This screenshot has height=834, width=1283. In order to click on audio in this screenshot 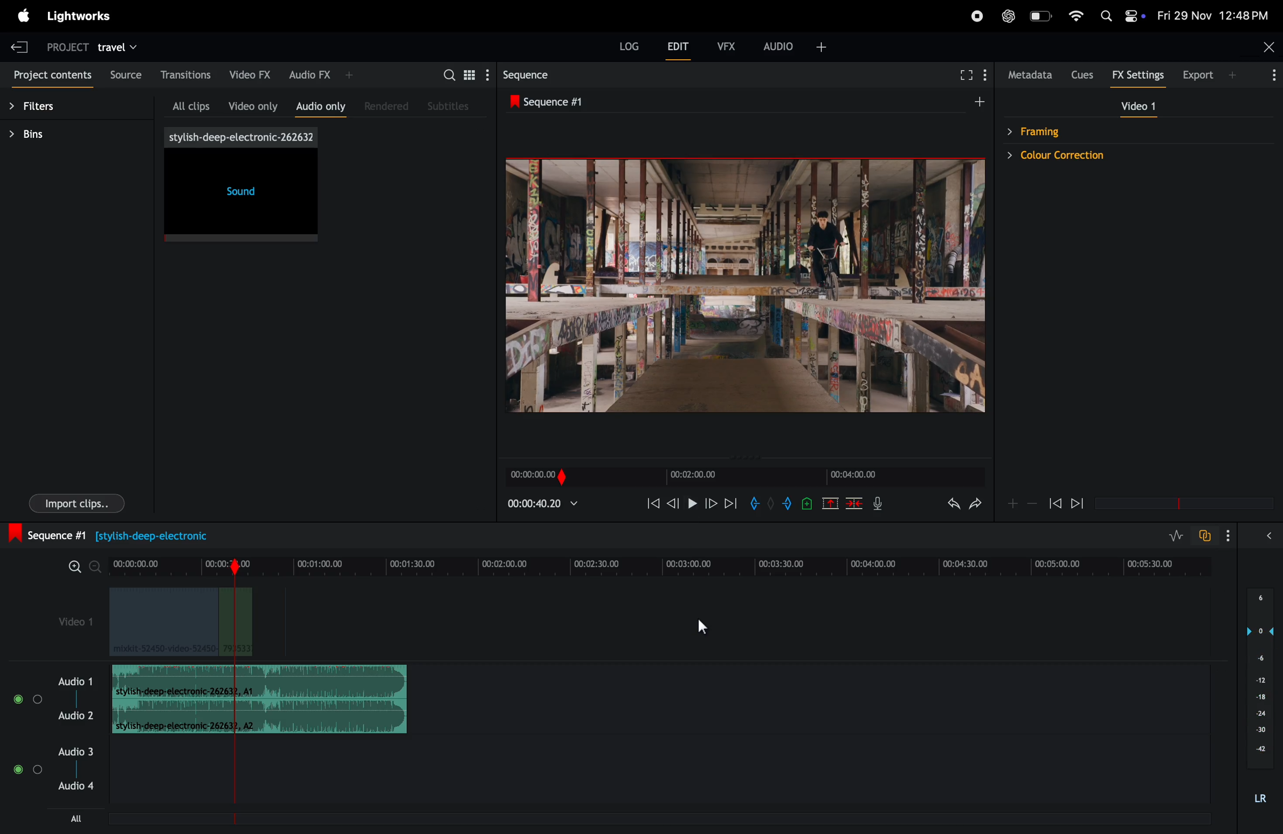, I will do `click(803, 46)`.